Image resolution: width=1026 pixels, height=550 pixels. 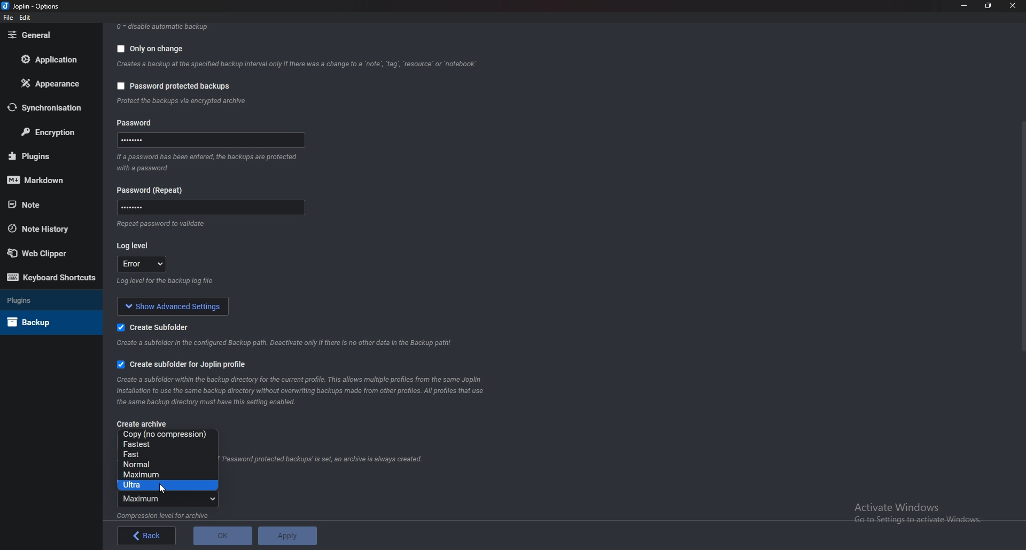 I want to click on edit, so click(x=27, y=18).